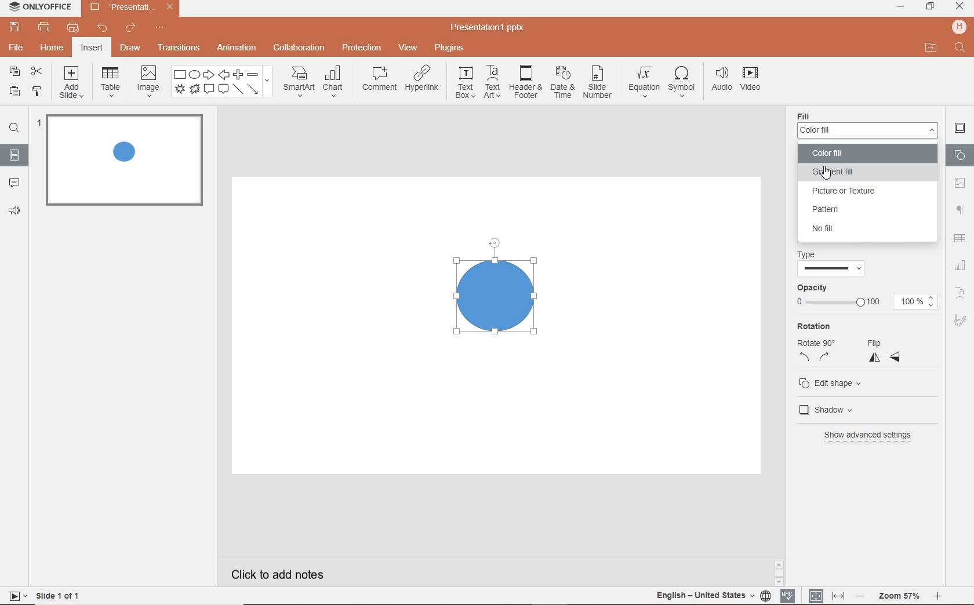 The image size is (974, 605). Describe the element at coordinates (14, 157) in the screenshot. I see `slides` at that location.